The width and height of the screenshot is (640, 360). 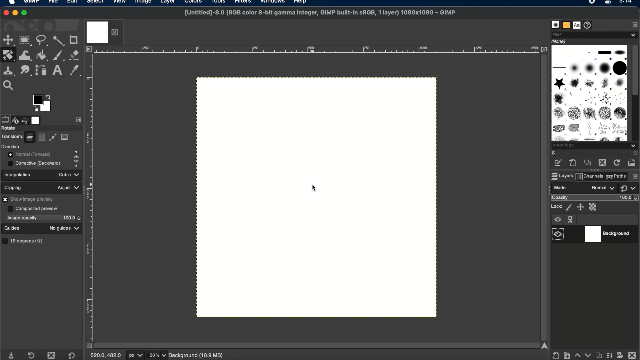 What do you see at coordinates (632, 353) in the screenshot?
I see `delete this layer` at bounding box center [632, 353].